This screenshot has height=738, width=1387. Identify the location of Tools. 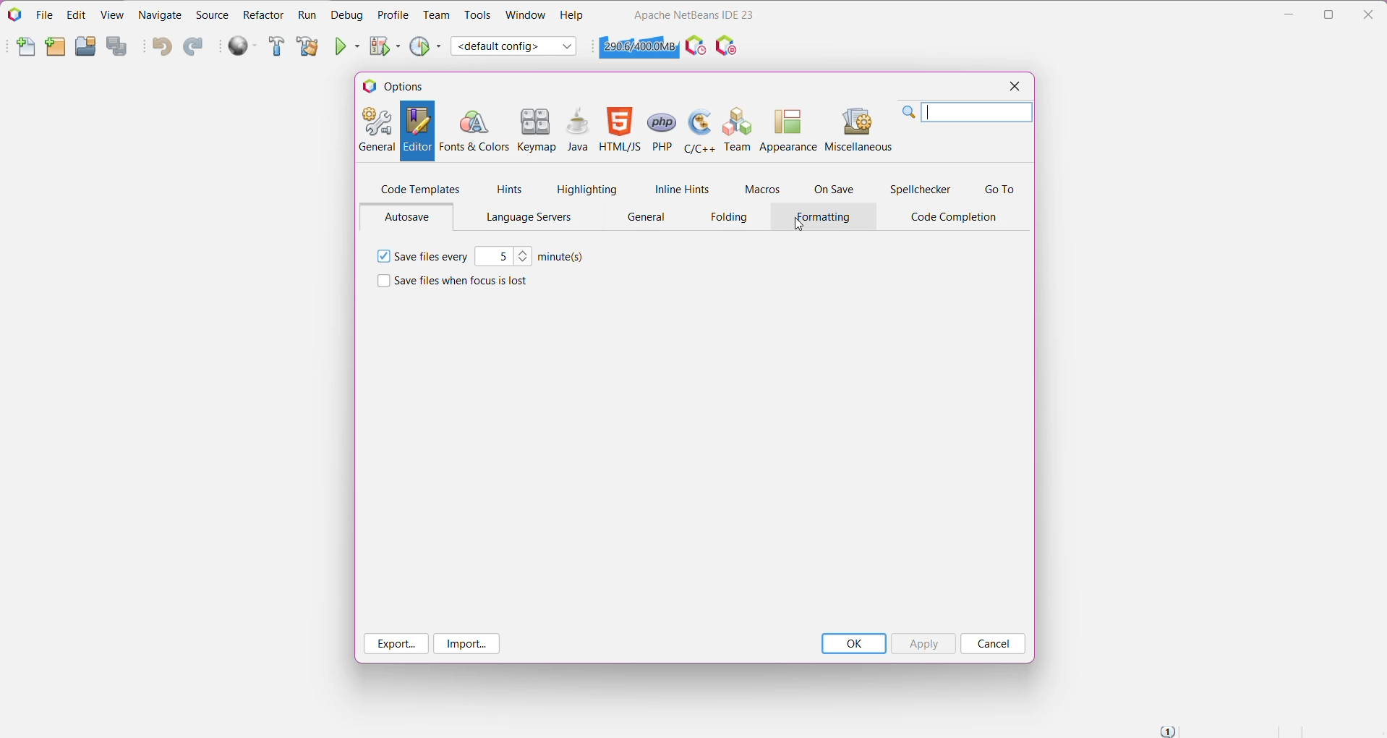
(478, 15).